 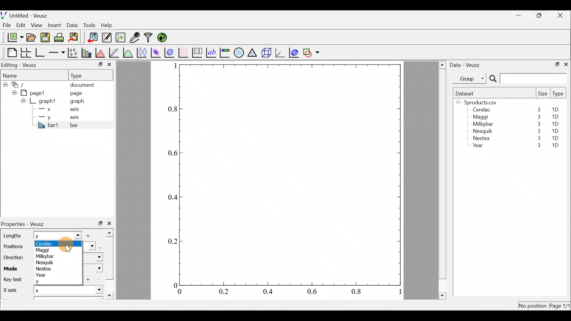 What do you see at coordinates (14, 280) in the screenshot?
I see `Key text` at bounding box center [14, 280].